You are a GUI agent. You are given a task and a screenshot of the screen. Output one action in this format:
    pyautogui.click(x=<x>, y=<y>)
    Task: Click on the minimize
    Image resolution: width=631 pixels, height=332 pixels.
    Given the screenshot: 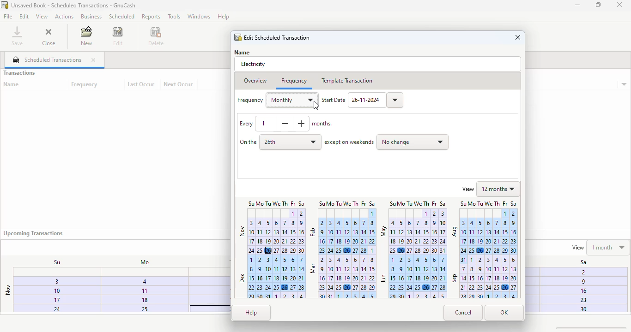 What is the action you would take?
    pyautogui.click(x=577, y=5)
    